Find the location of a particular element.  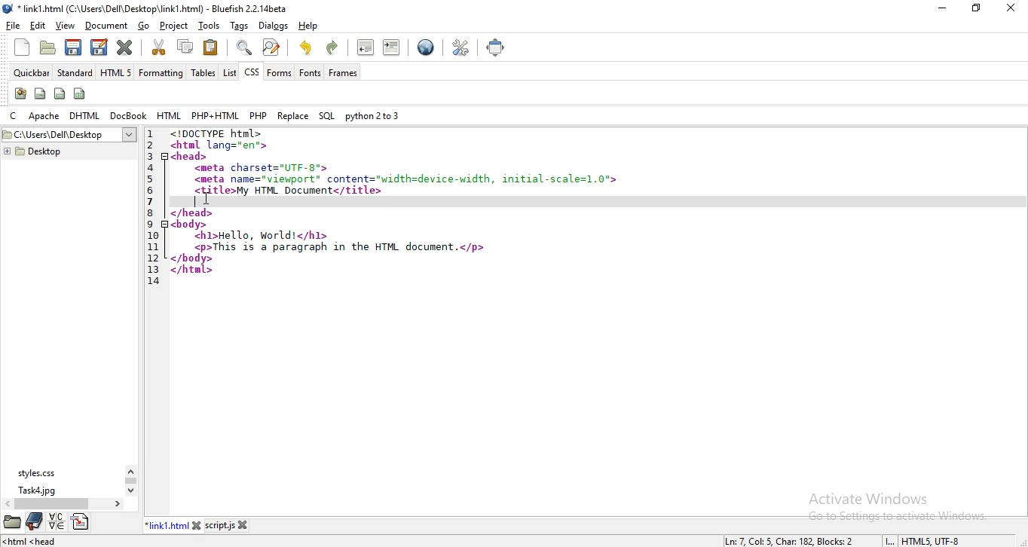

unindent is located at coordinates (366, 47).